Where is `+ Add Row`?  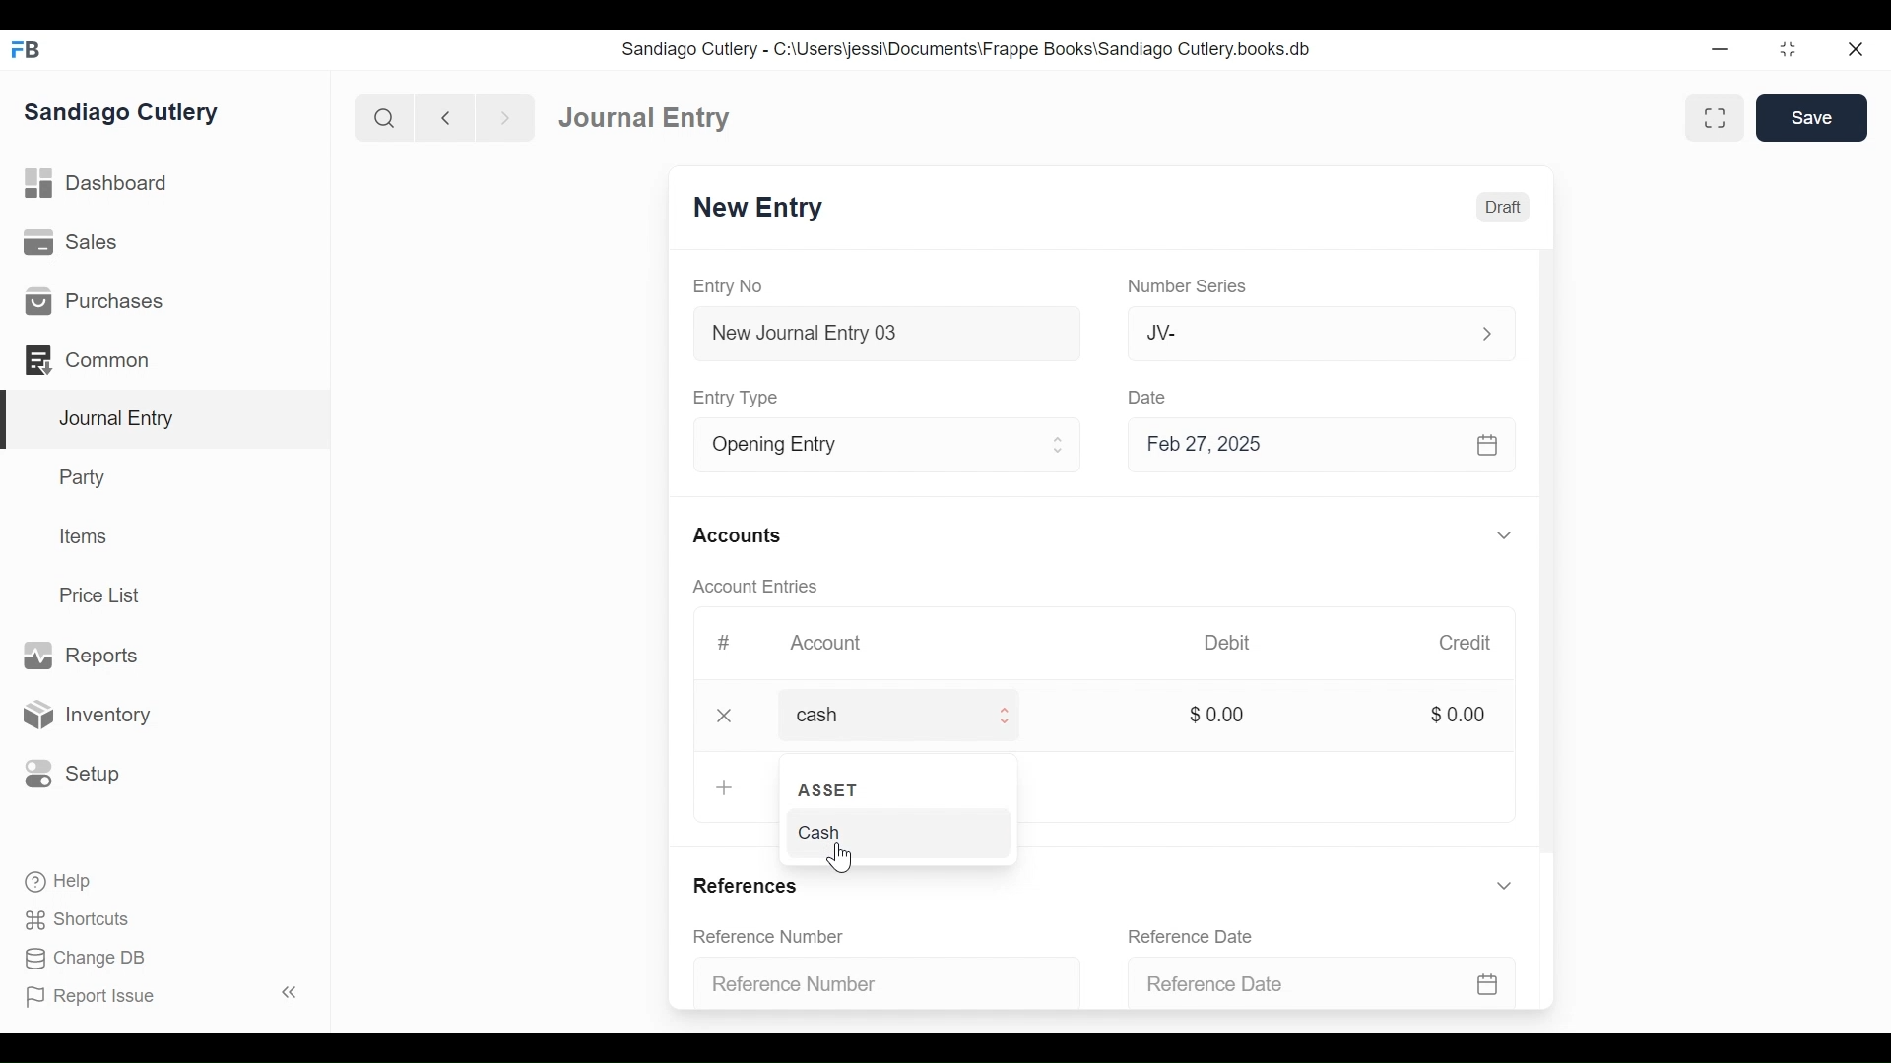 + Add Row is located at coordinates (721, 786).